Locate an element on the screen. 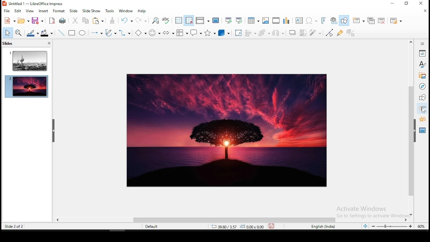 The image size is (430, 242). symbol shapes is located at coordinates (154, 33).